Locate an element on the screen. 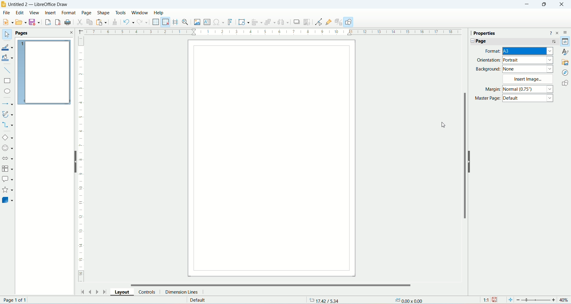 The image size is (571, 304). tools is located at coordinates (122, 13).